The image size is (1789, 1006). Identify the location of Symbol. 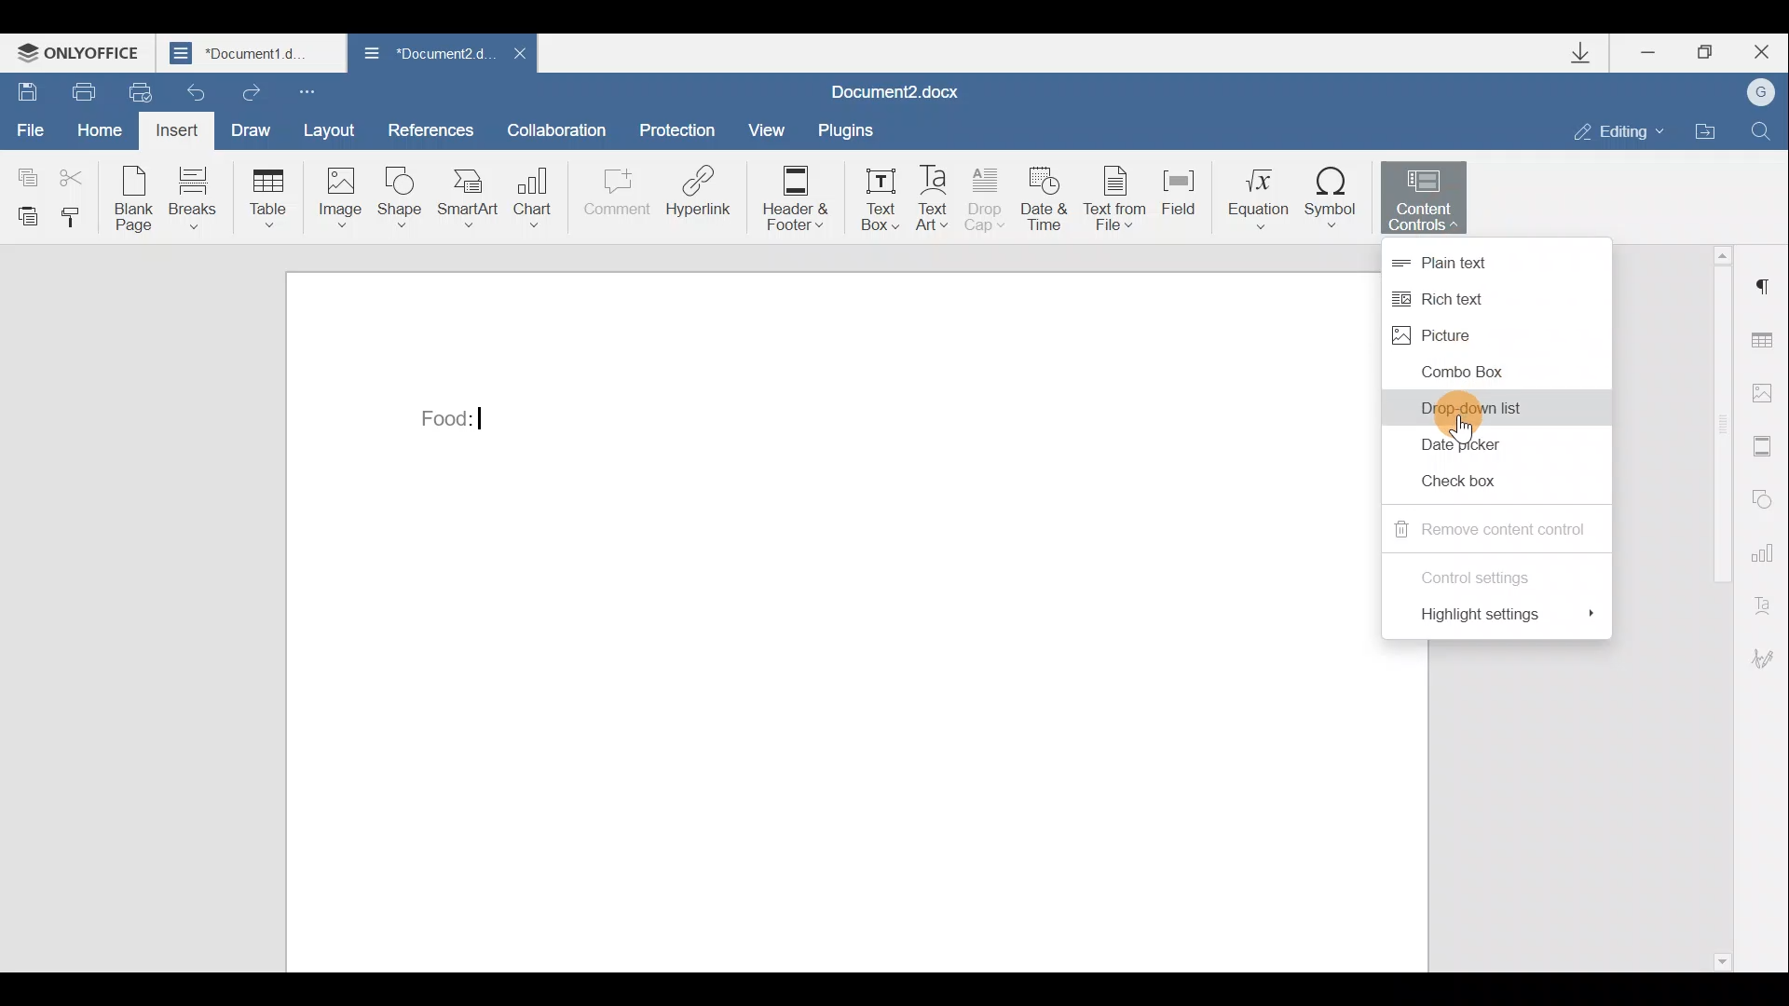
(1332, 197).